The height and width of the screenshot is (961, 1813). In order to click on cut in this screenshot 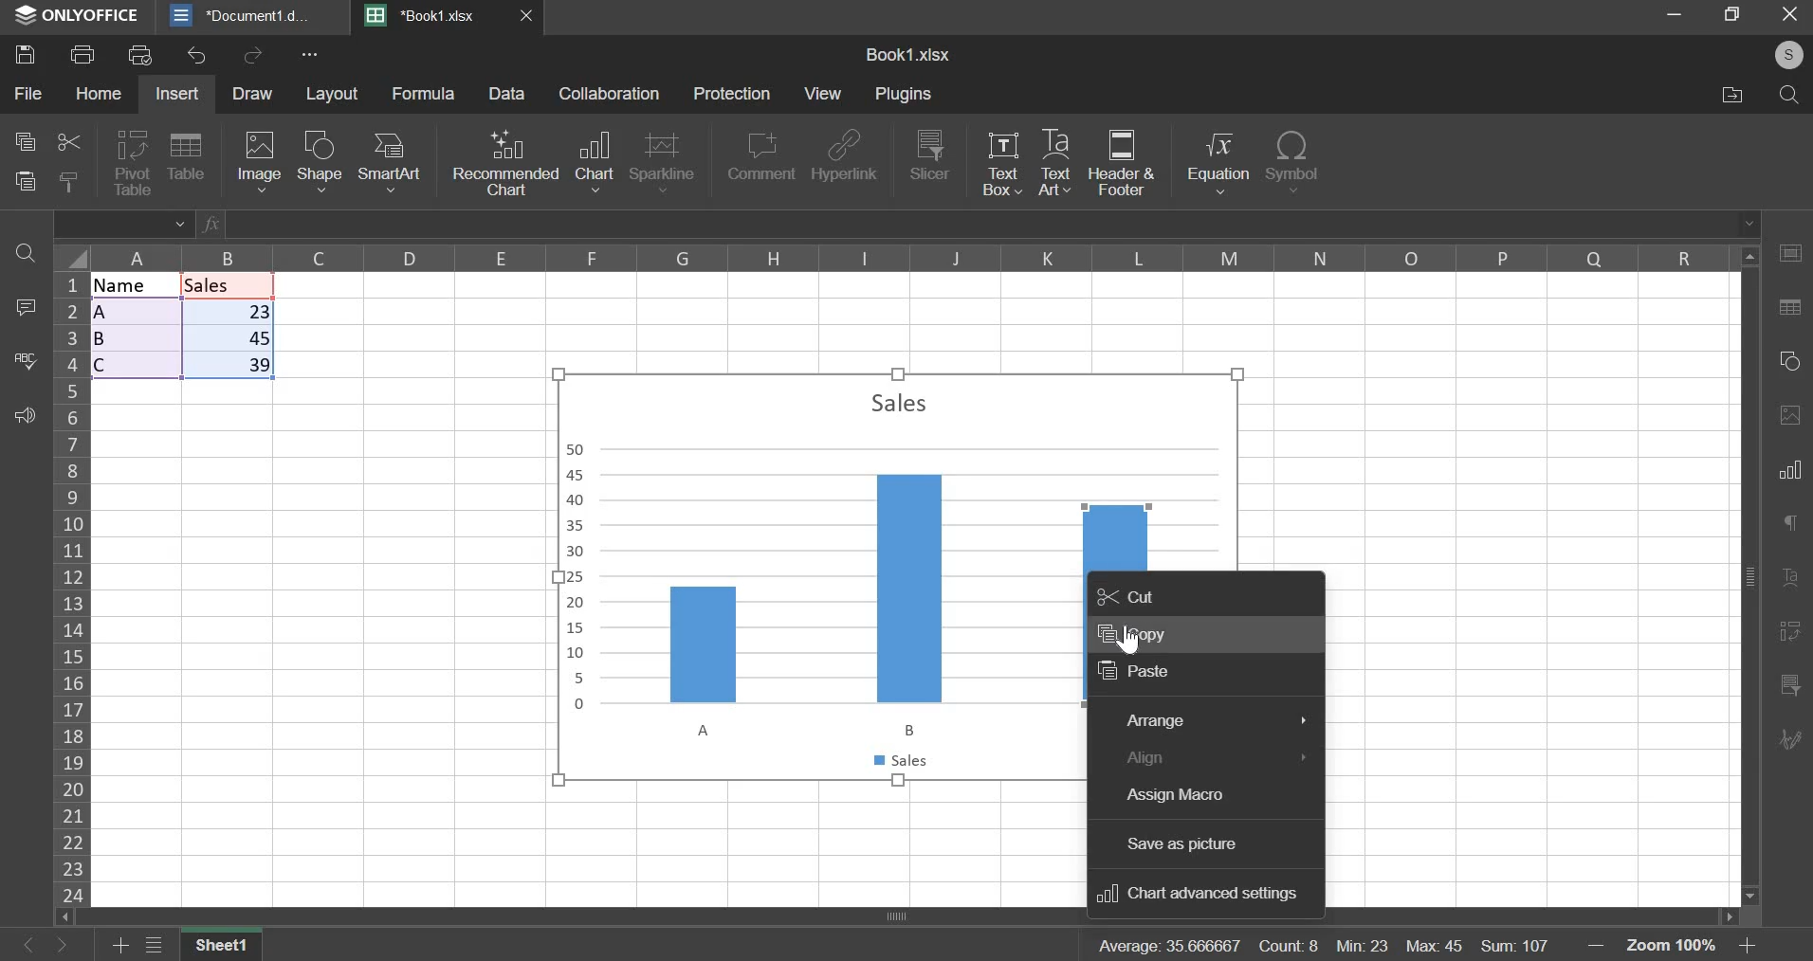, I will do `click(1126, 596)`.